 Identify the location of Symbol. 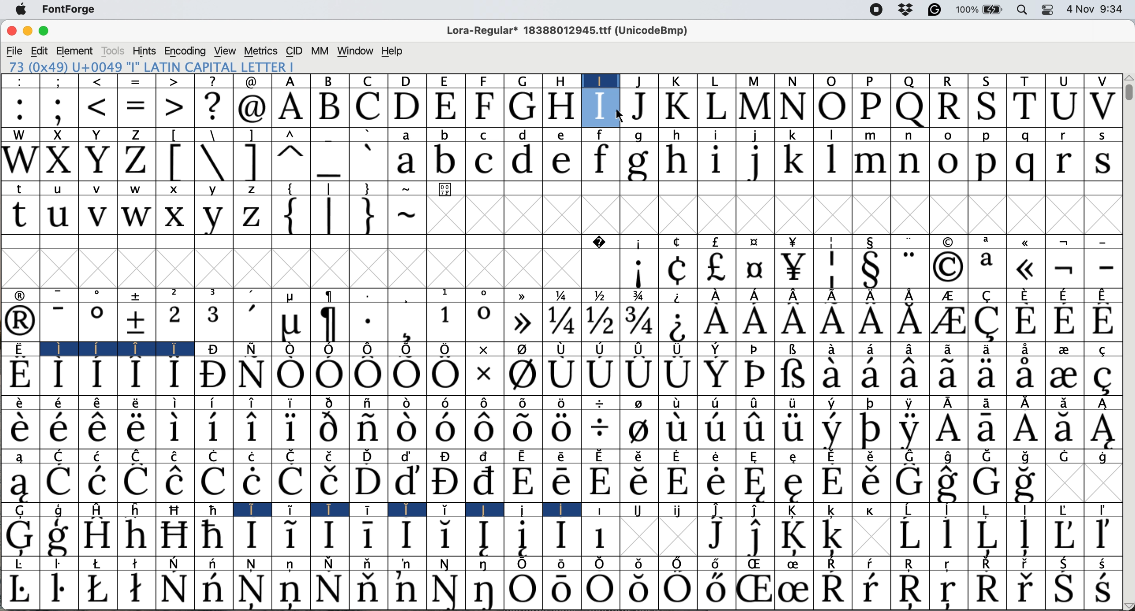
(1103, 294).